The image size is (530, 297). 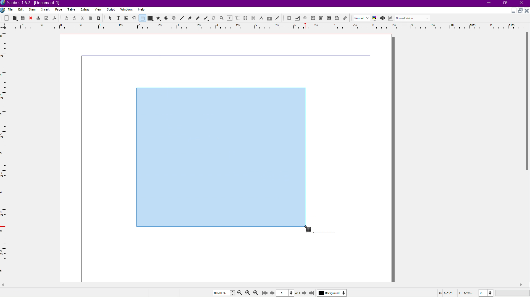 I want to click on Coordinates, so click(x=482, y=292).